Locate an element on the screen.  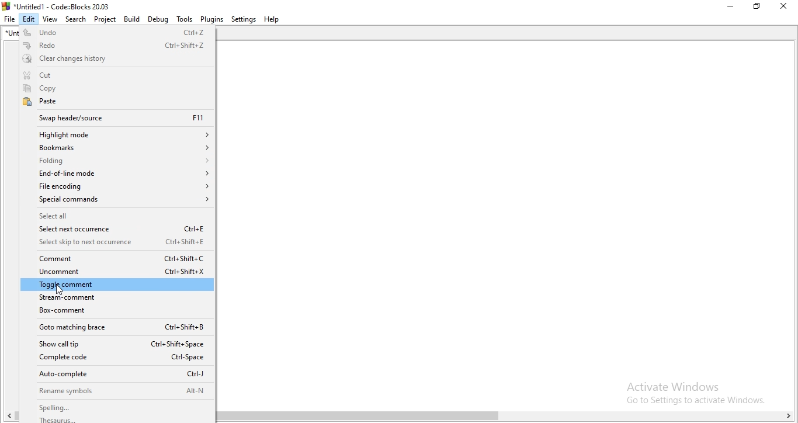
Restore is located at coordinates (756, 7).